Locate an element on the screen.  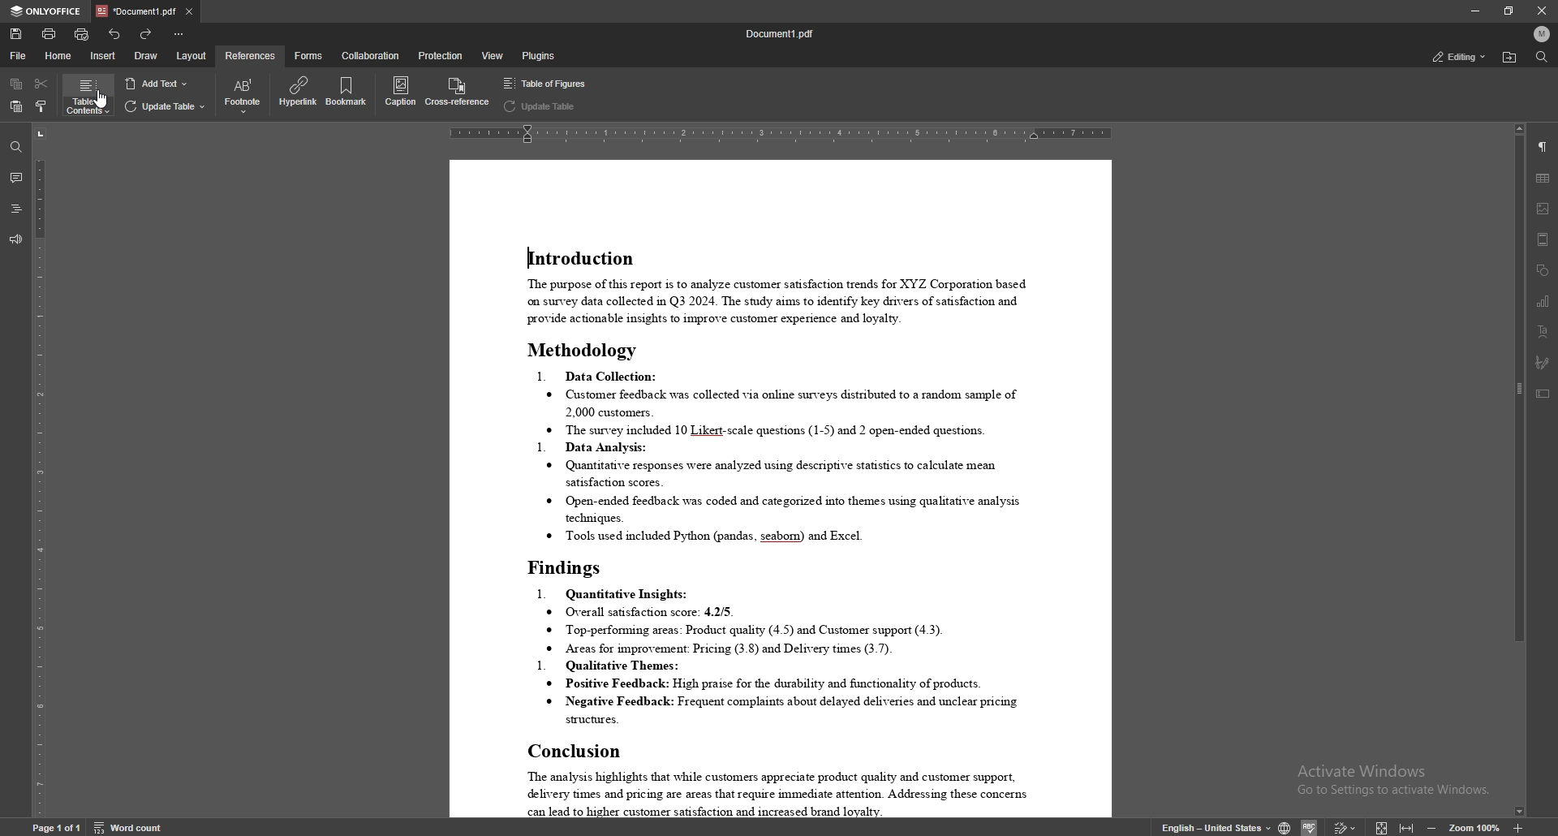
home is located at coordinates (58, 56).